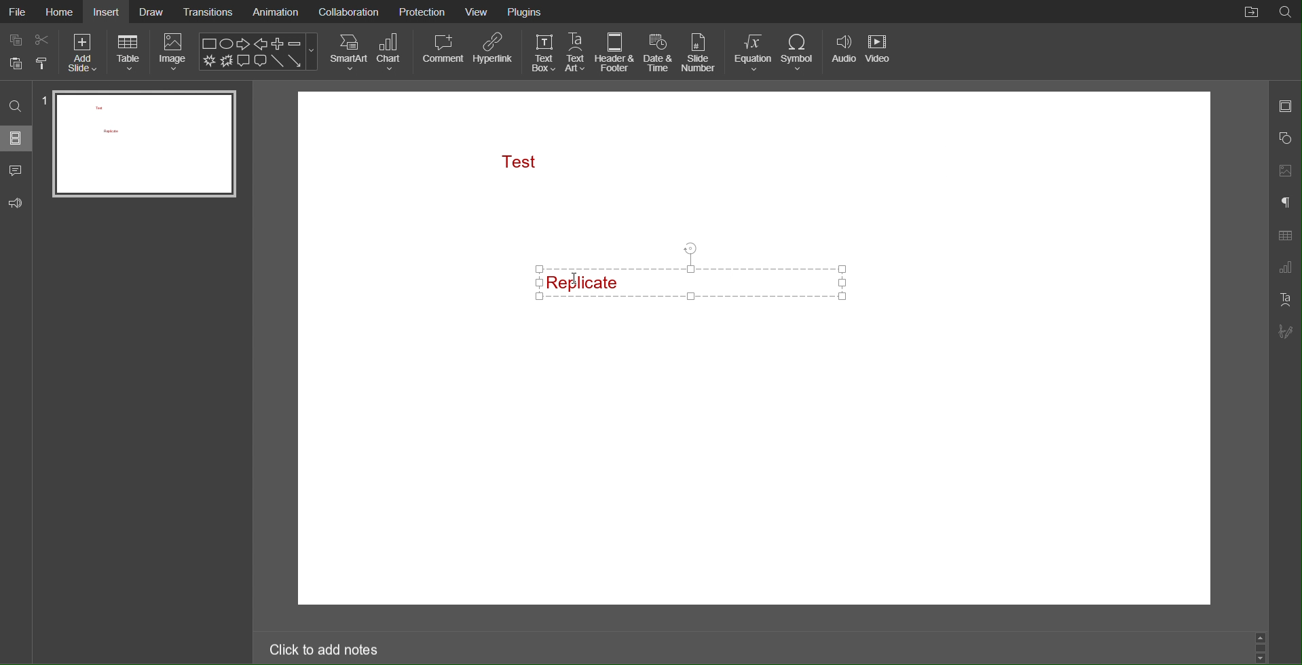 This screenshot has width=1302, height=665. I want to click on Symbol, so click(800, 53).